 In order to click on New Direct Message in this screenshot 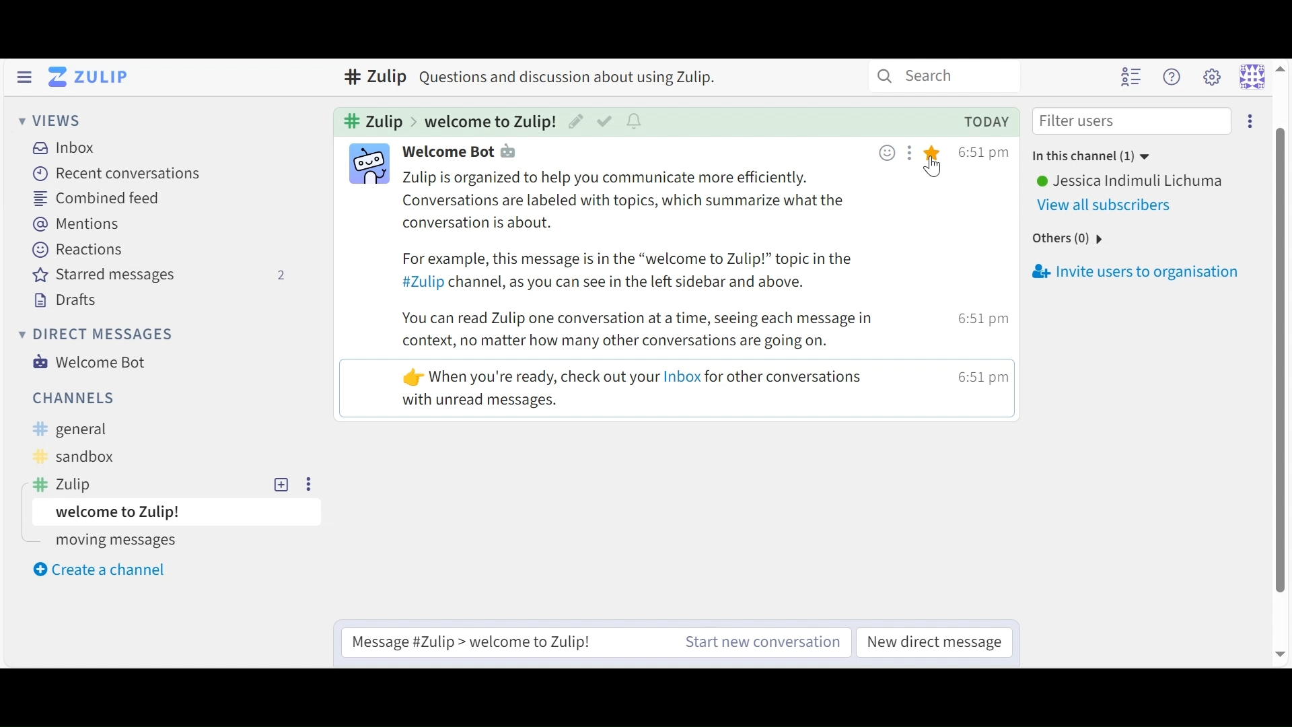, I will do `click(935, 641)`.